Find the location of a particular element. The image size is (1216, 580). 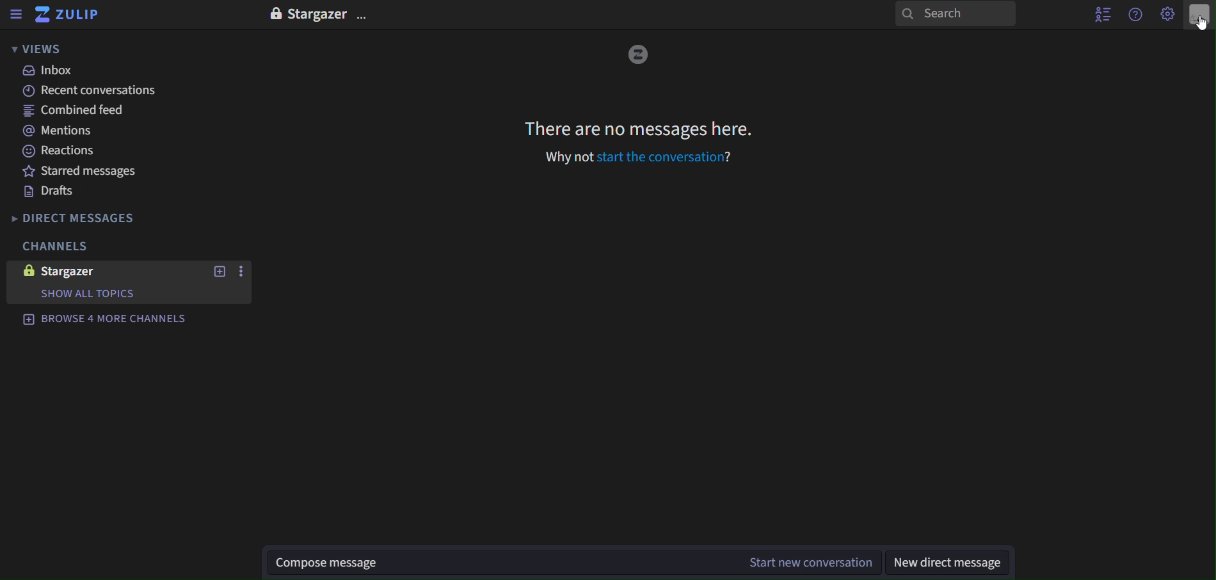

mentions is located at coordinates (64, 131).